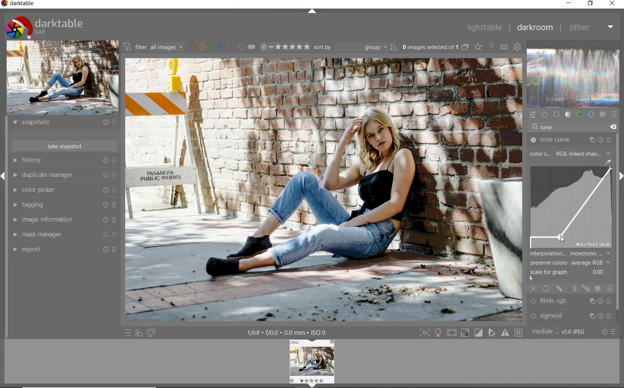 Image resolution: width=624 pixels, height=388 pixels. What do you see at coordinates (570, 316) in the screenshot?
I see `sigmoid` at bounding box center [570, 316].